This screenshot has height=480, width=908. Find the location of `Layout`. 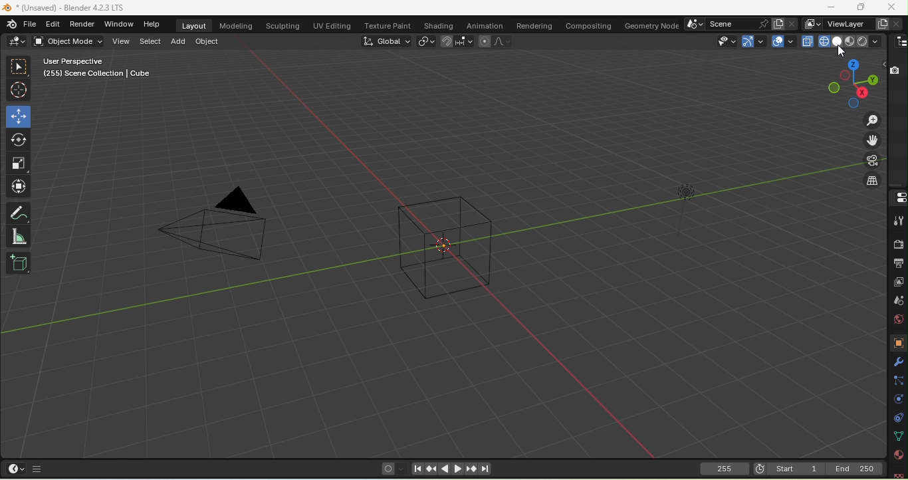

Layout is located at coordinates (196, 25).